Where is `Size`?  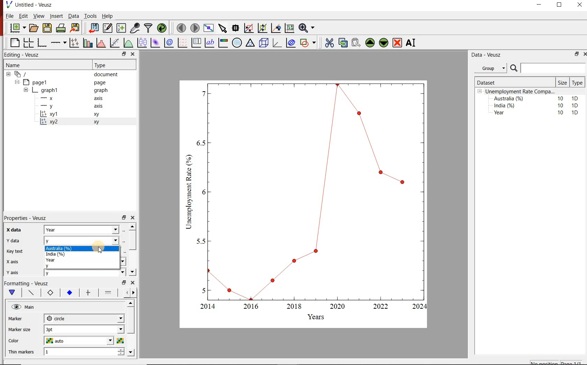
Size is located at coordinates (563, 83).